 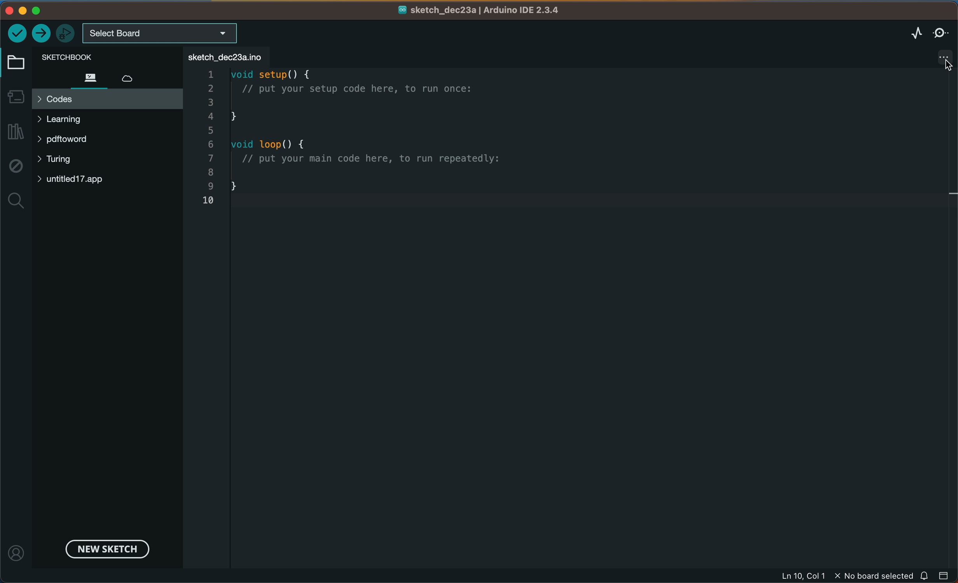 What do you see at coordinates (943, 63) in the screenshot?
I see `cursor` at bounding box center [943, 63].